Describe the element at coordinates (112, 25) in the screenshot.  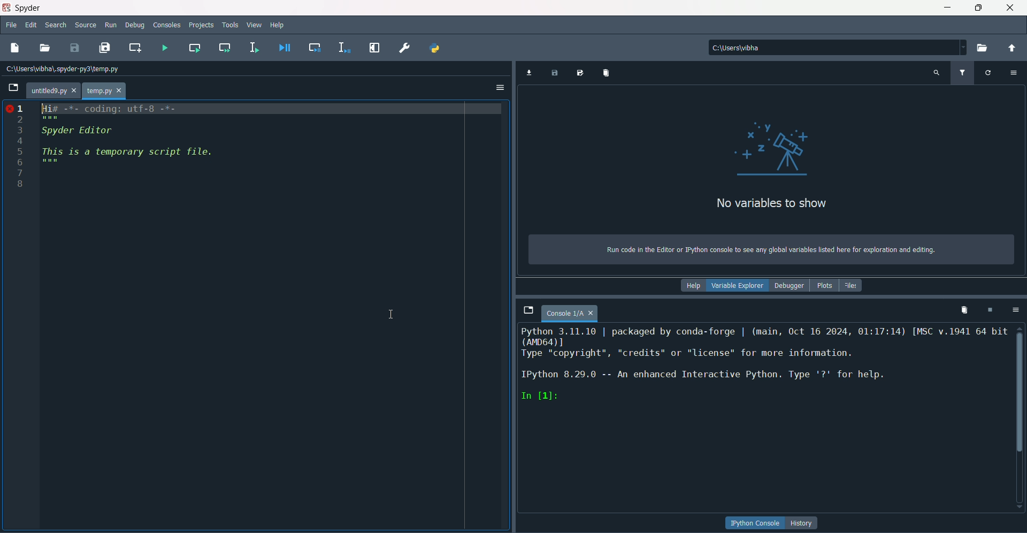
I see `run` at that location.